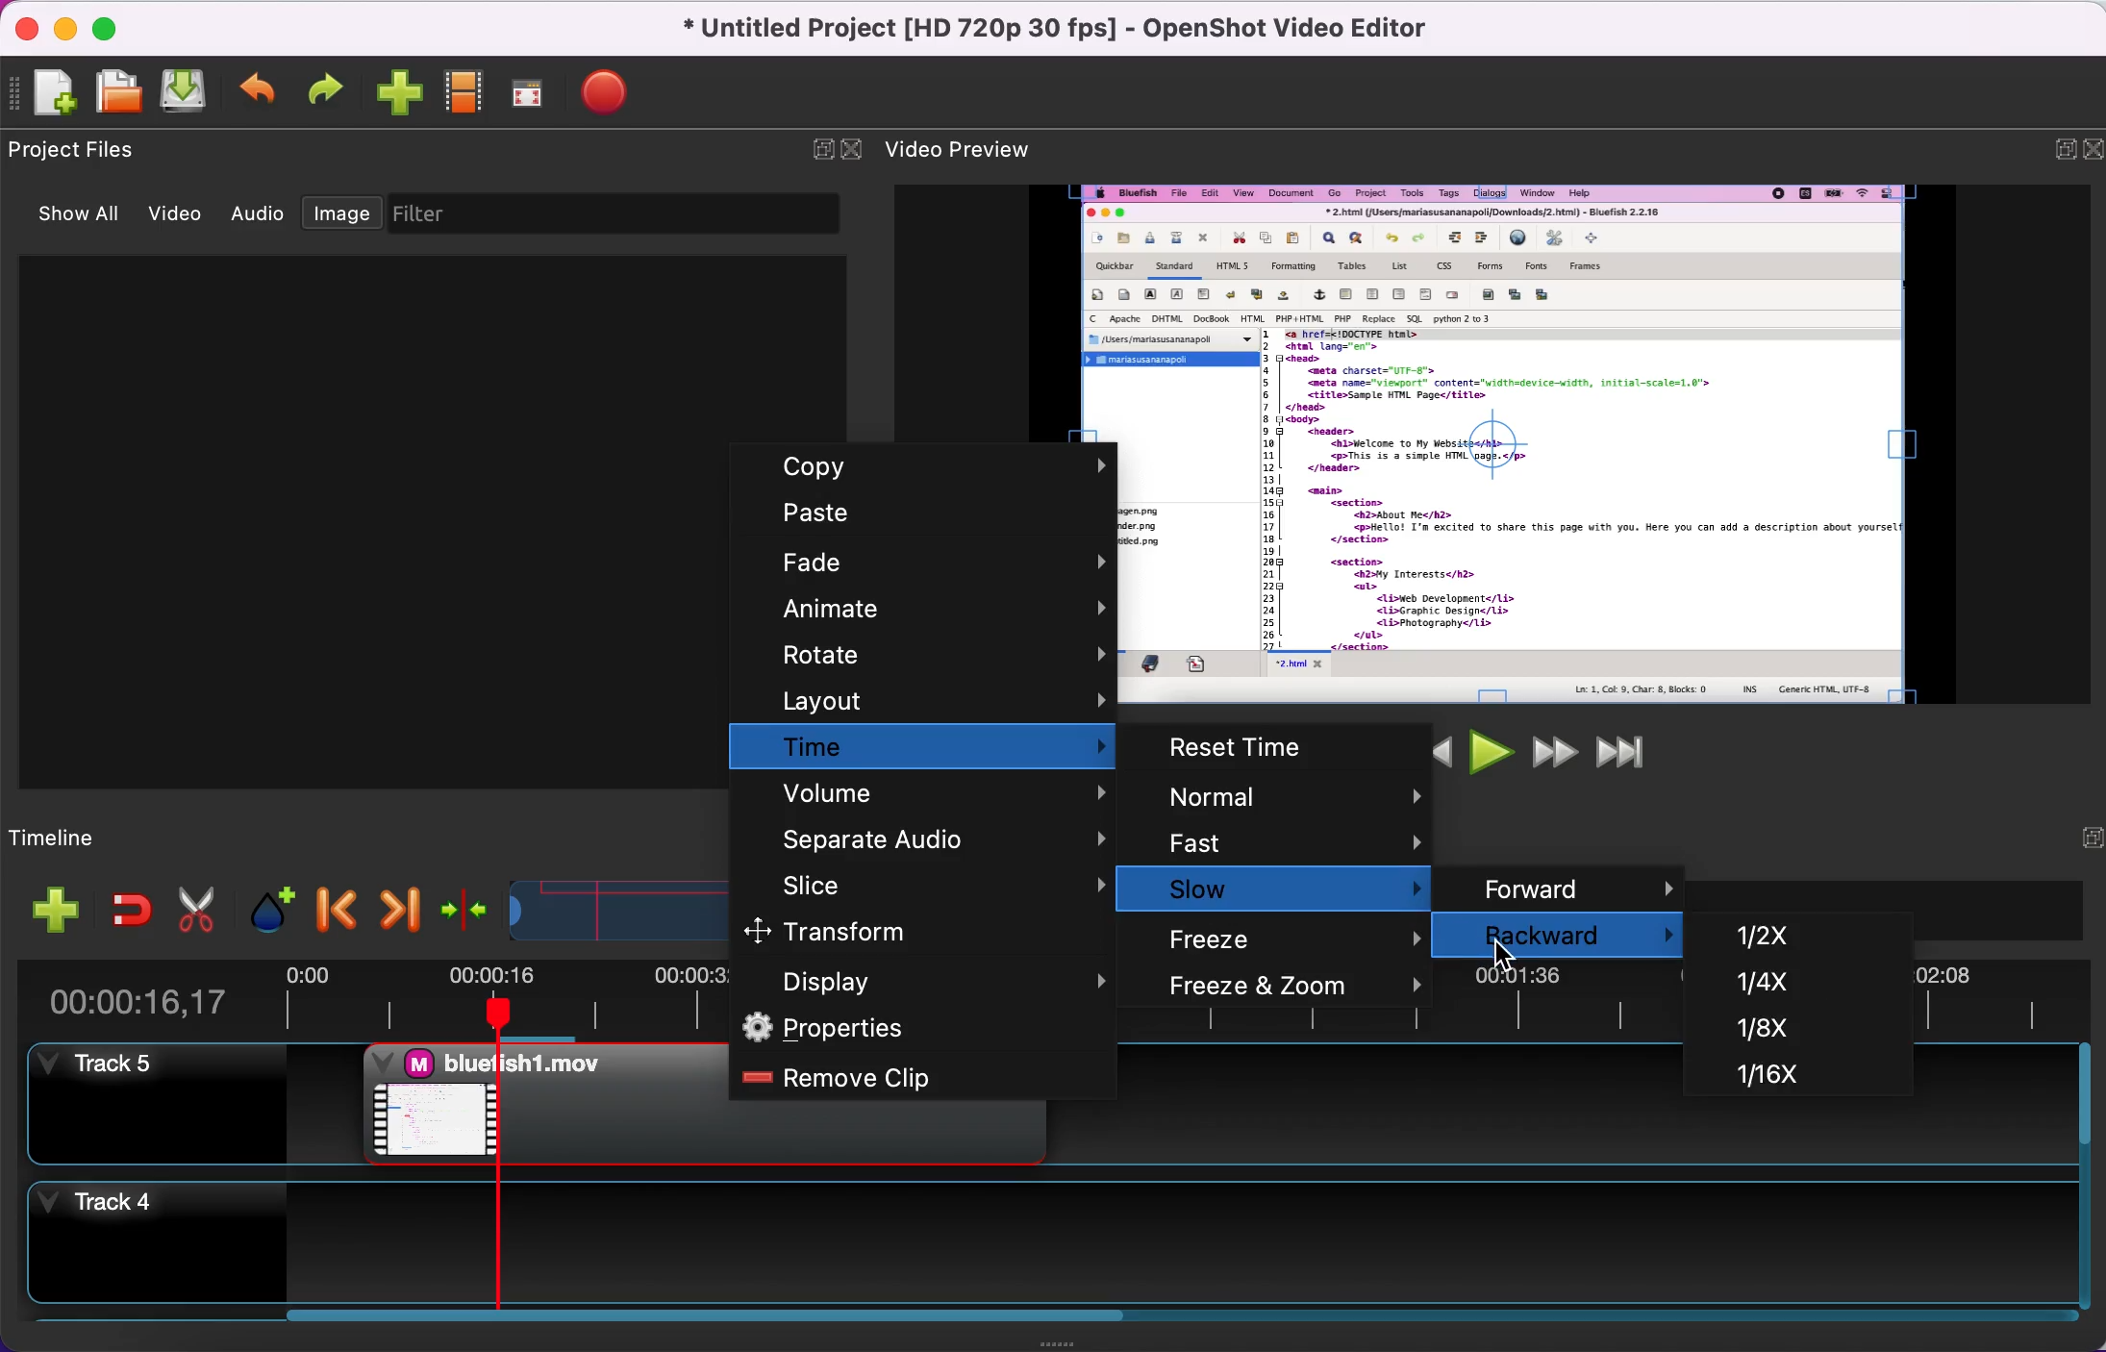 This screenshot has width=2106, height=1352. I want to click on title - Untitled Project [HD 720p 30 fps] - OpenShot Video Editor, so click(1058, 30).